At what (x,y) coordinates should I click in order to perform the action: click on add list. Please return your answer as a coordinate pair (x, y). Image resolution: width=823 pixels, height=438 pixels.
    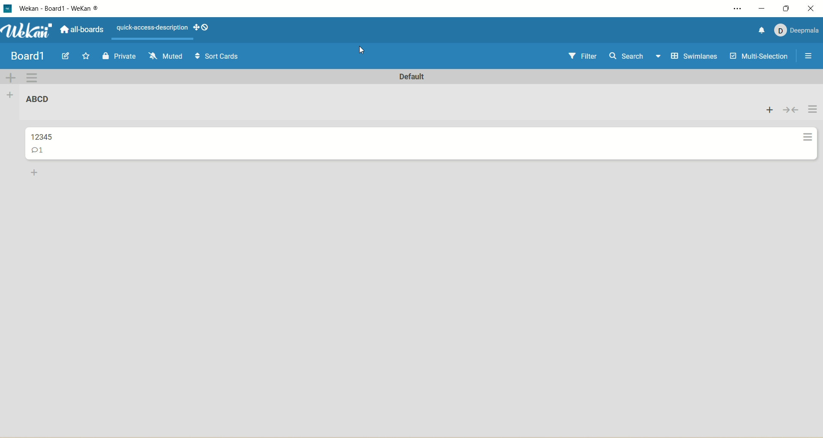
    Looking at the image, I should click on (12, 94).